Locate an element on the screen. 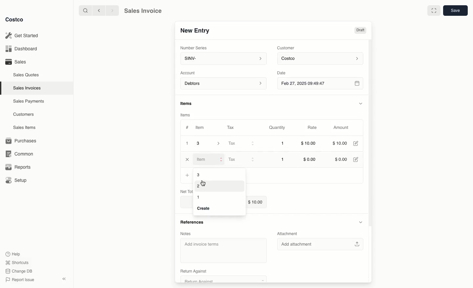 The width and height of the screenshot is (473, 288). Rate is located at coordinates (313, 128).